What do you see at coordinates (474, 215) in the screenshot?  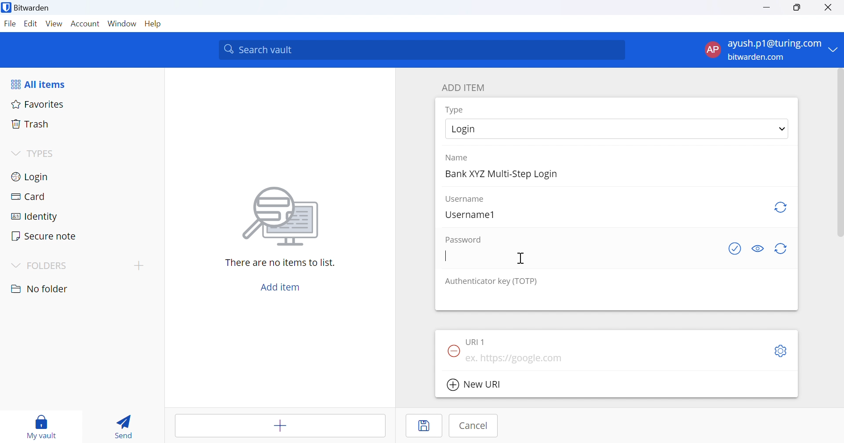 I see `Username1` at bounding box center [474, 215].